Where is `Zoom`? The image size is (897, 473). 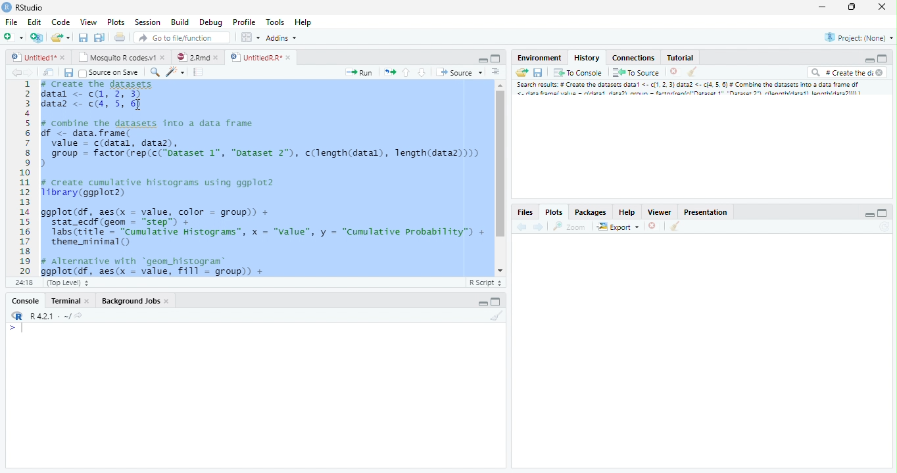 Zoom is located at coordinates (568, 227).